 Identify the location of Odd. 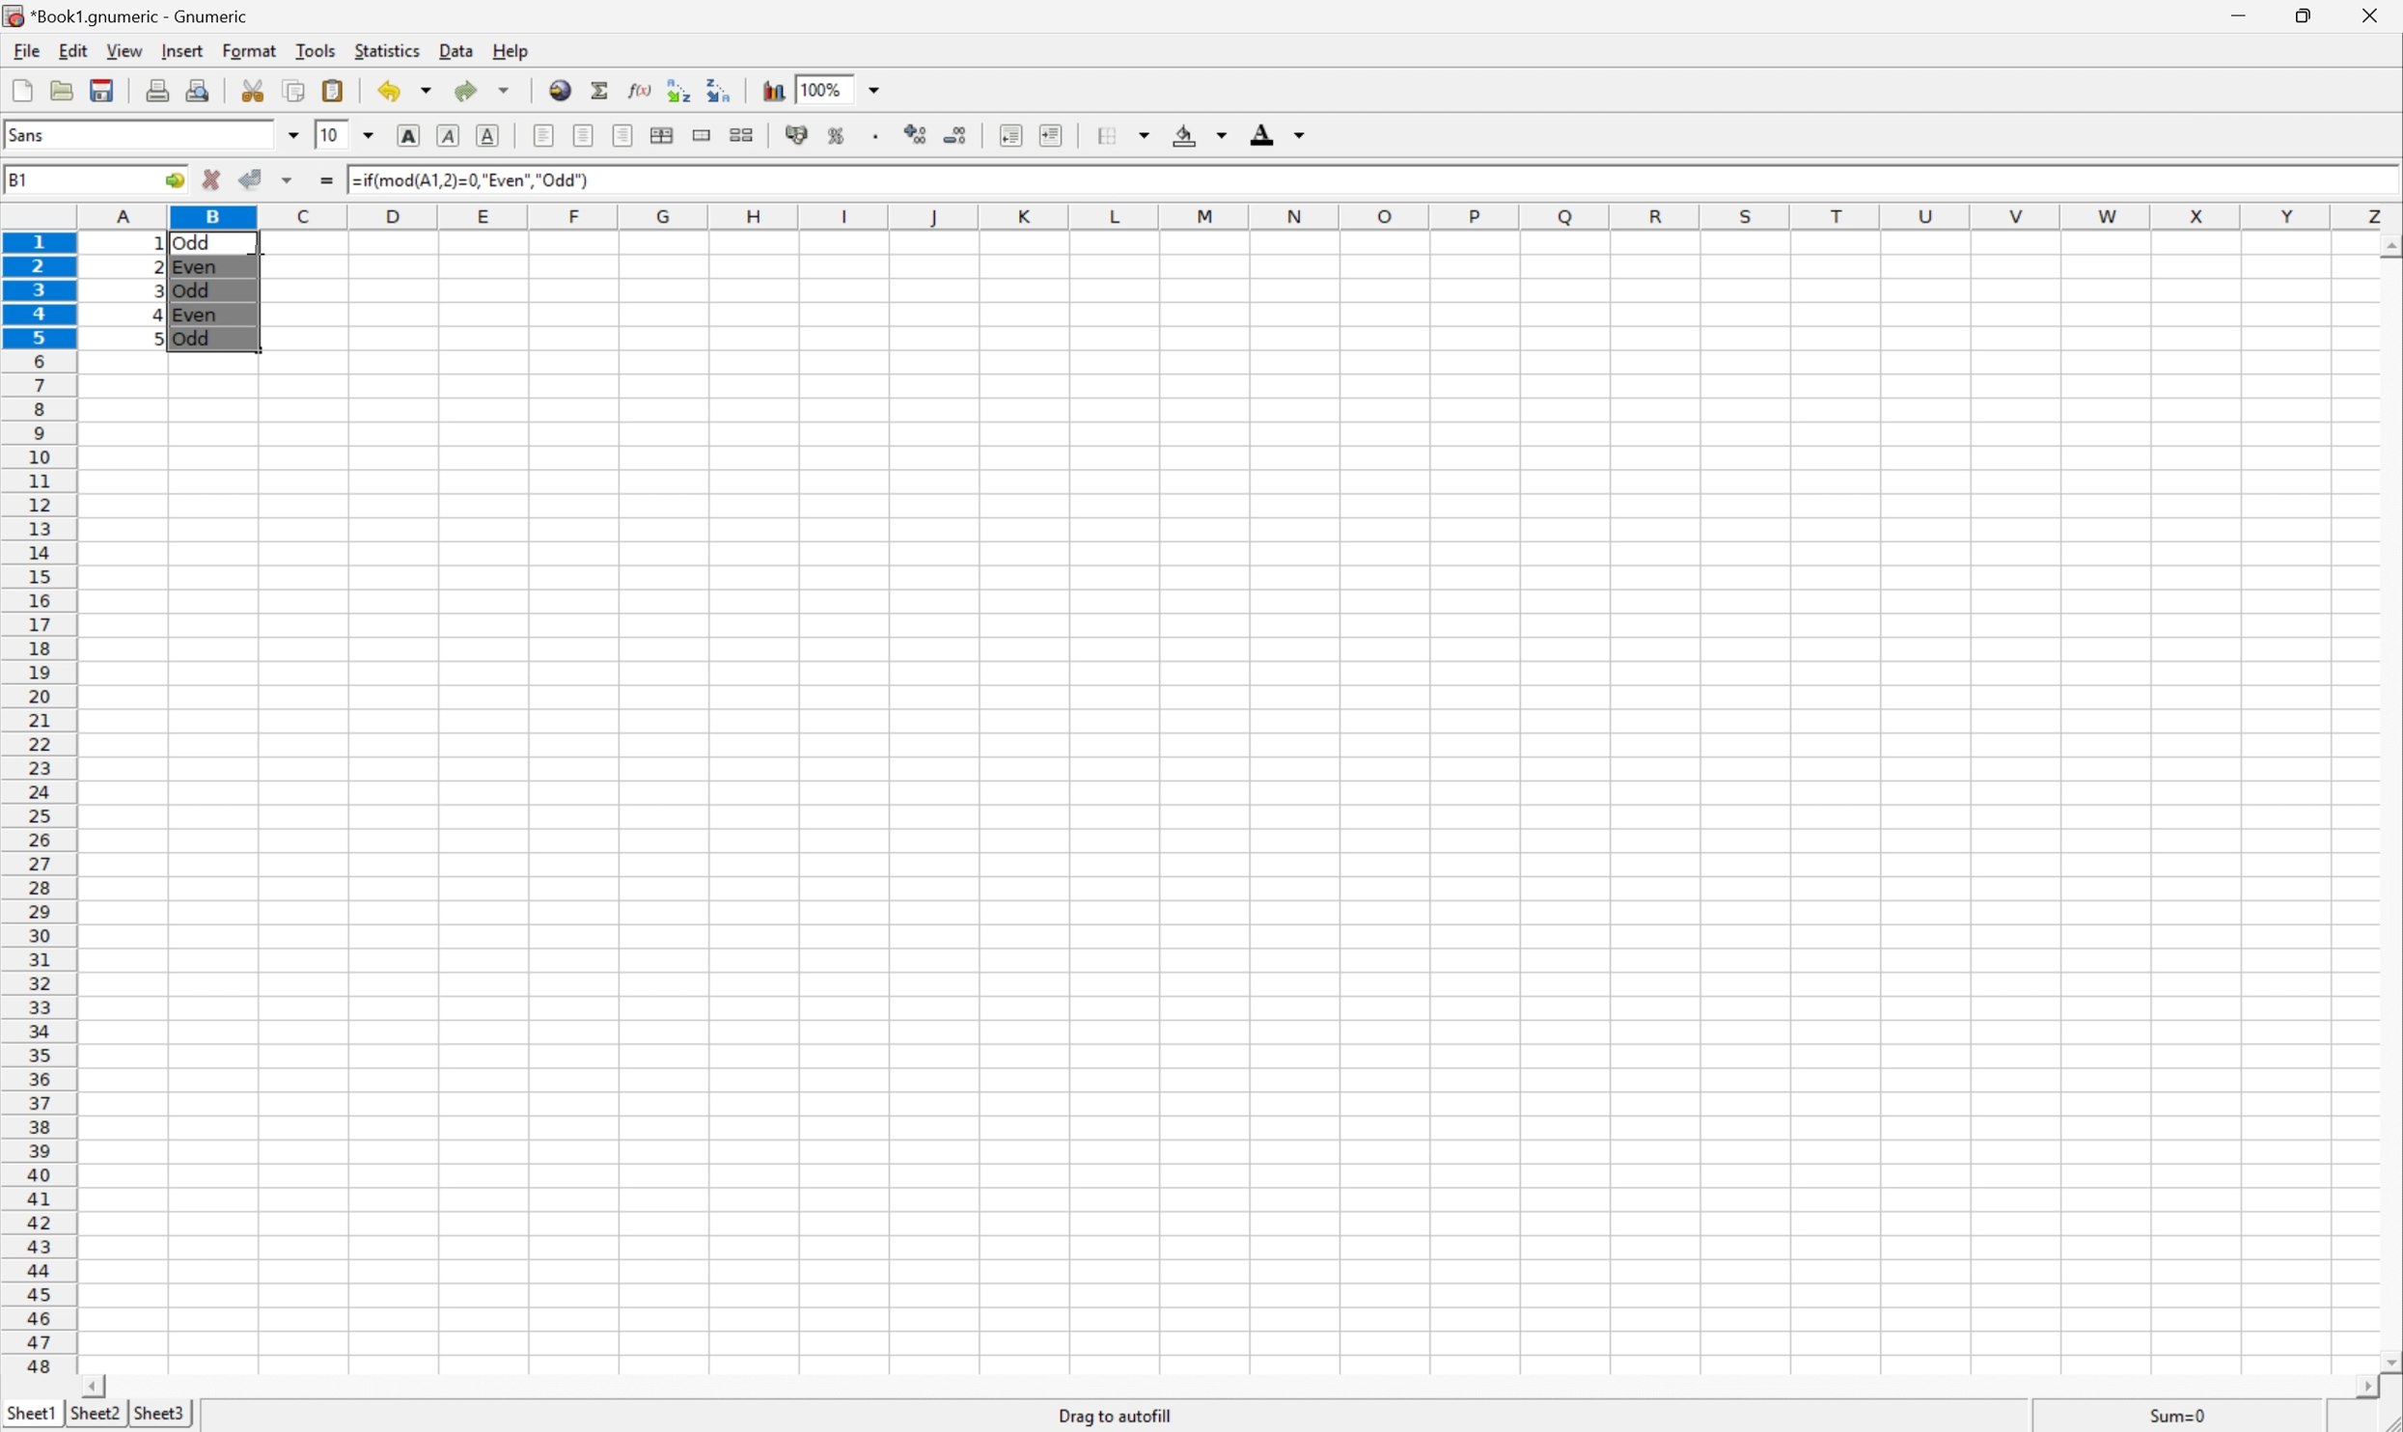
(194, 289).